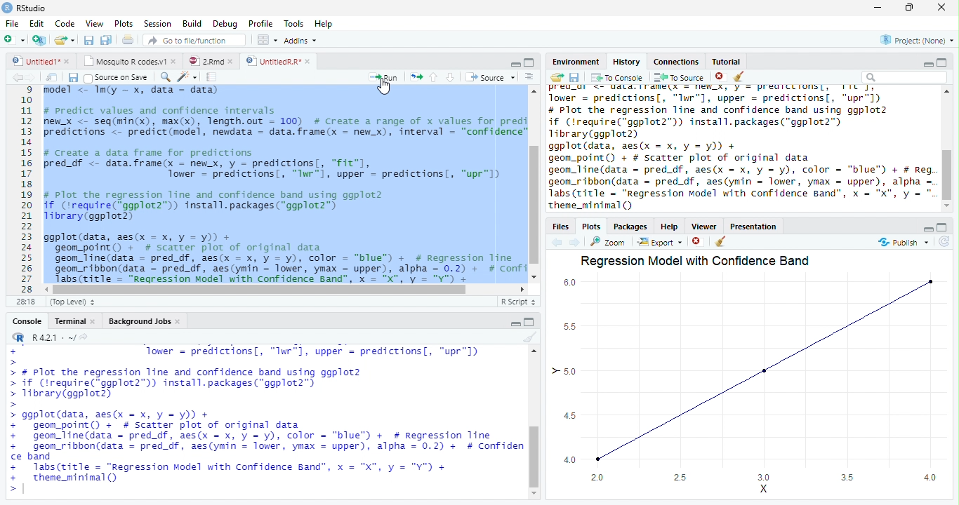 The height and width of the screenshot is (505, 959). I want to click on Clear Console, so click(739, 76).